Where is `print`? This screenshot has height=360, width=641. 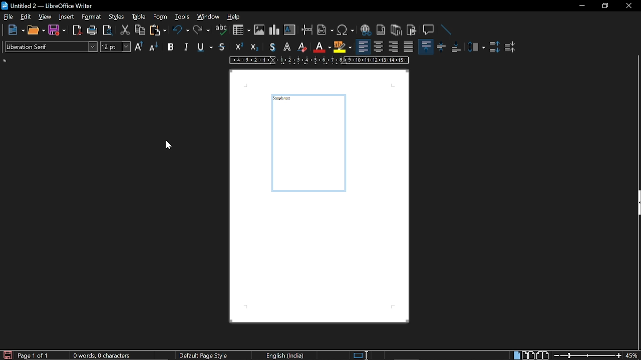 print is located at coordinates (91, 30).